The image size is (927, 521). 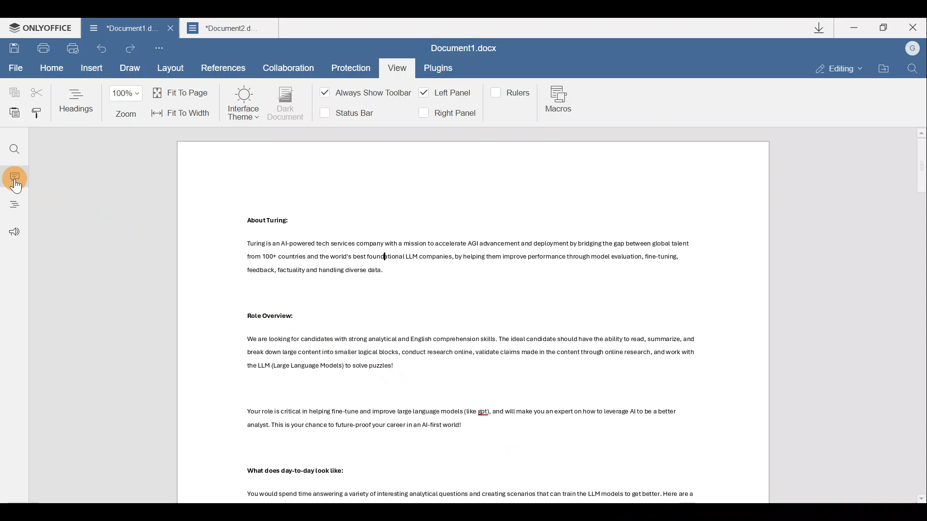 What do you see at coordinates (38, 89) in the screenshot?
I see `Cut` at bounding box center [38, 89].